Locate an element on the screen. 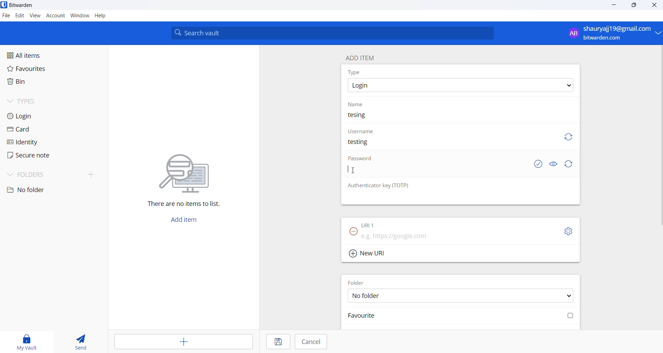  application logo is located at coordinates (5, 5).